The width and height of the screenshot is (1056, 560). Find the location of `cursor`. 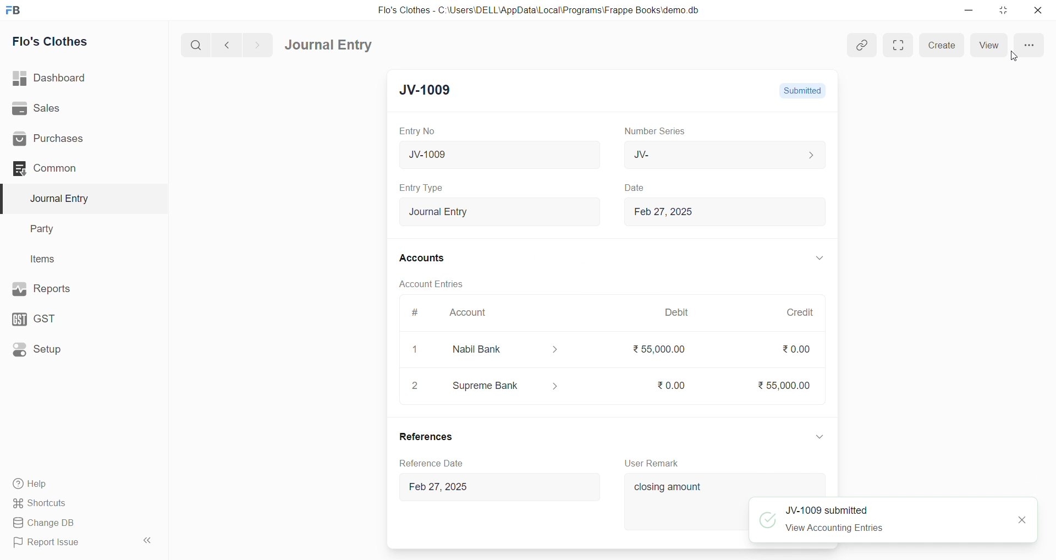

cursor is located at coordinates (1014, 59).